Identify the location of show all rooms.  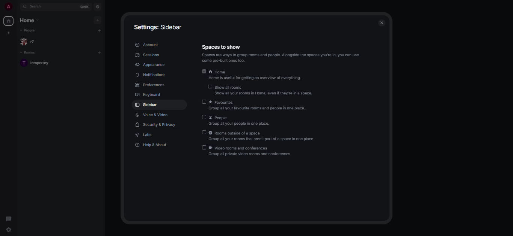
(267, 91).